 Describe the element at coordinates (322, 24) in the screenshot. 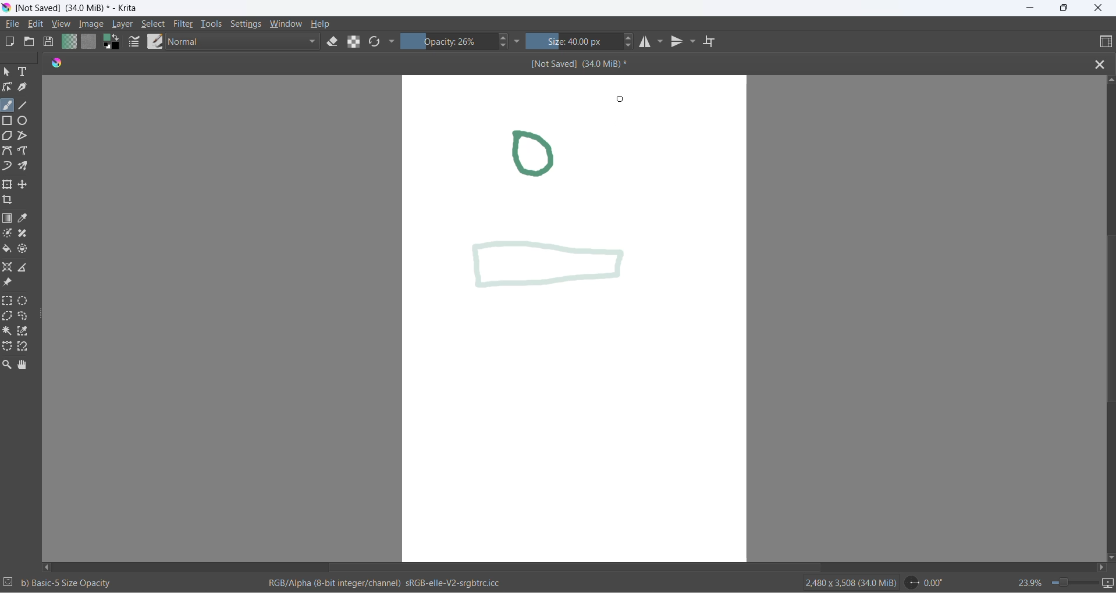

I see `help` at that location.